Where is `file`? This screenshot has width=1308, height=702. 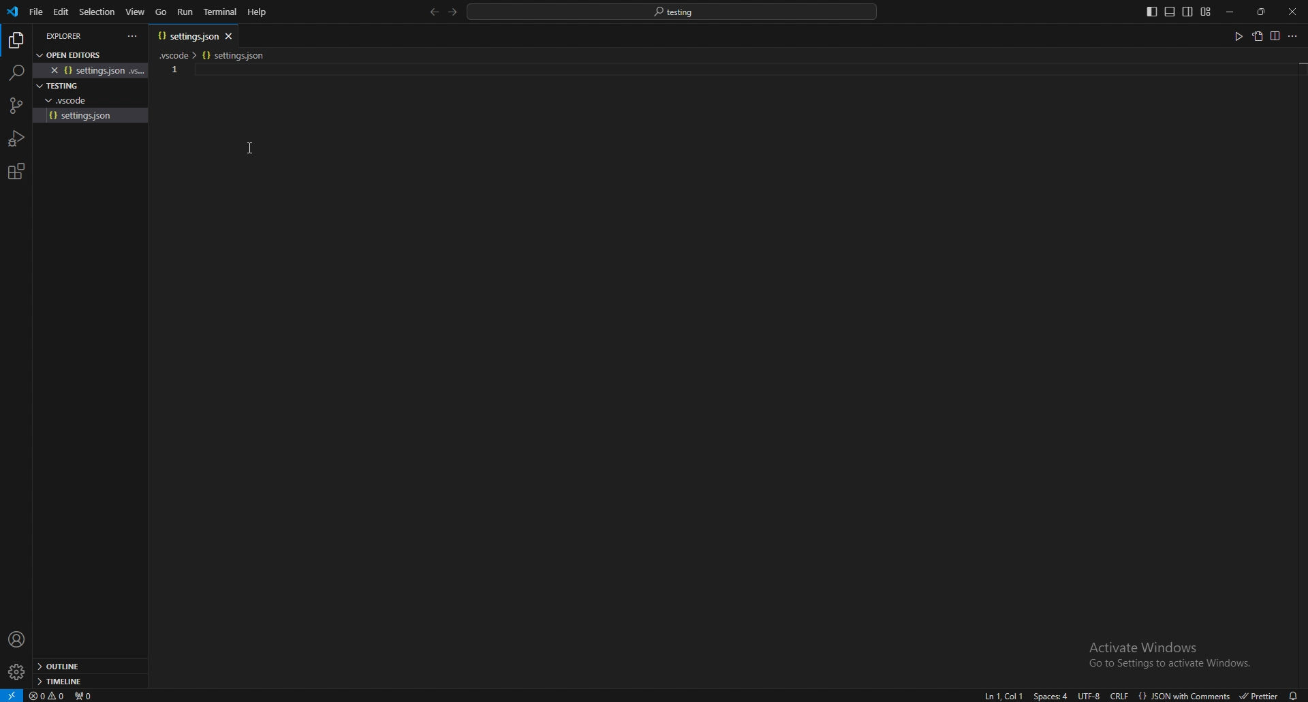 file is located at coordinates (35, 12).